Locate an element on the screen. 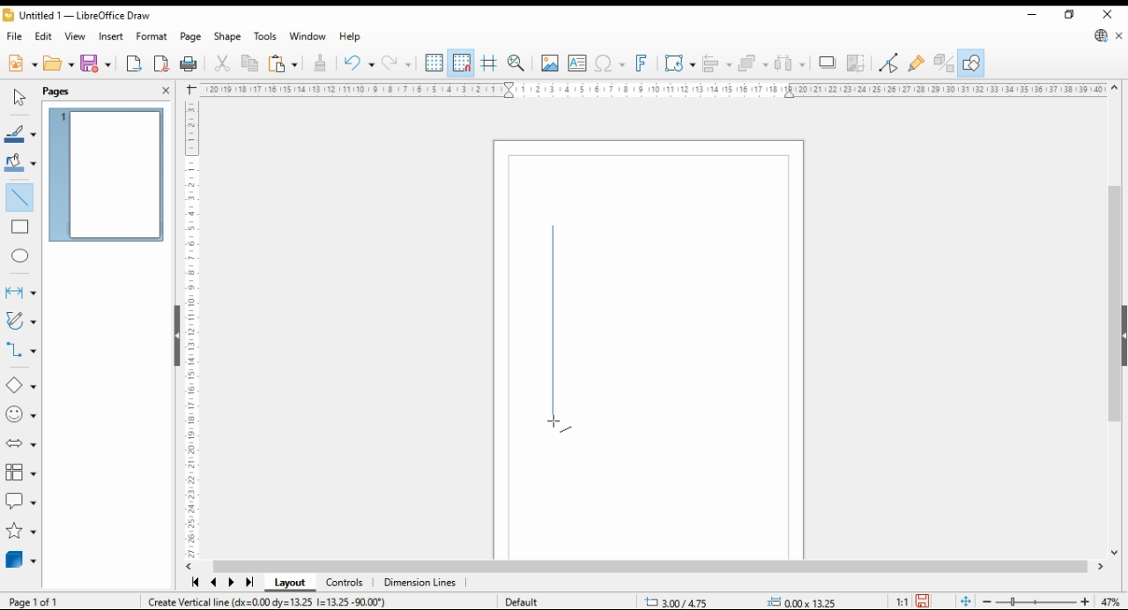 This screenshot has width=1128, height=610. libreoffice update is located at coordinates (1100, 36).